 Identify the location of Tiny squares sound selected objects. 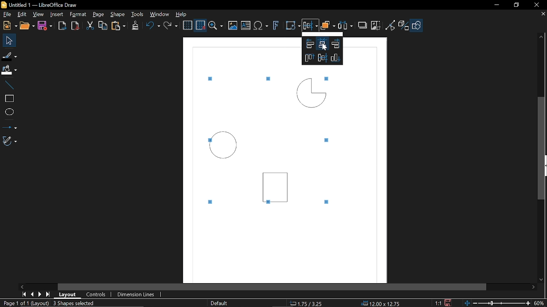
(326, 203).